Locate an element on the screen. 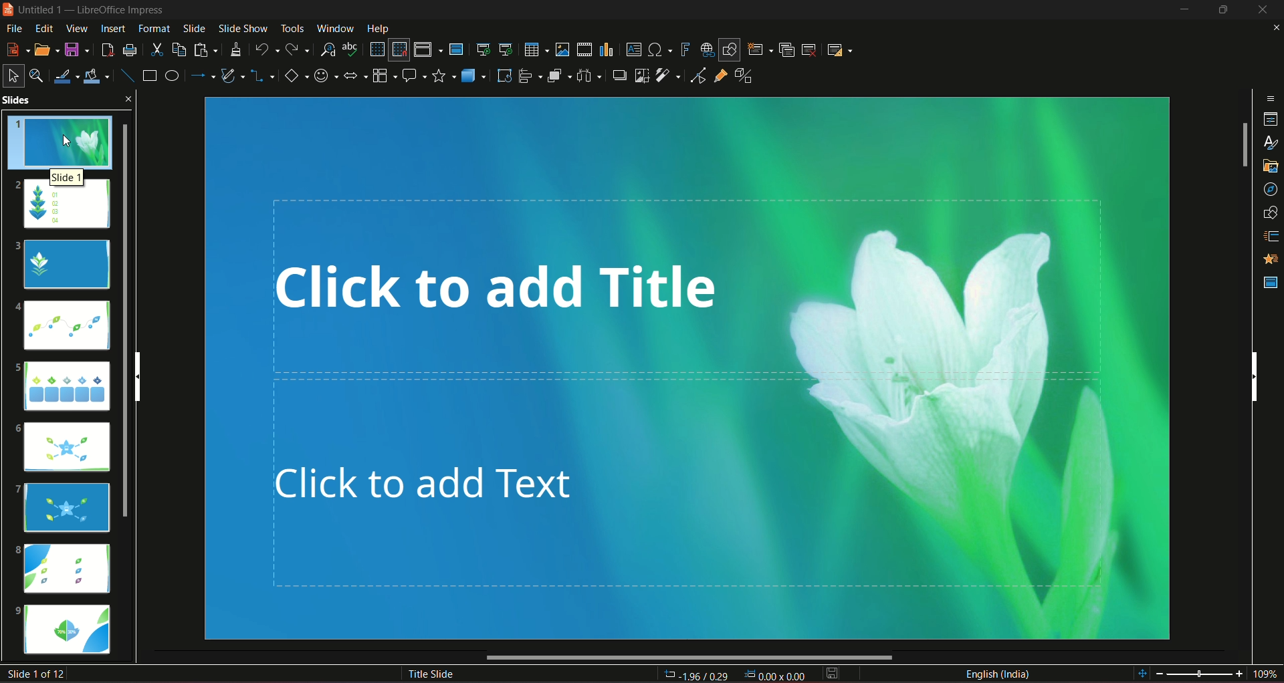 The image size is (1284, 683). animation is located at coordinates (1267, 260).